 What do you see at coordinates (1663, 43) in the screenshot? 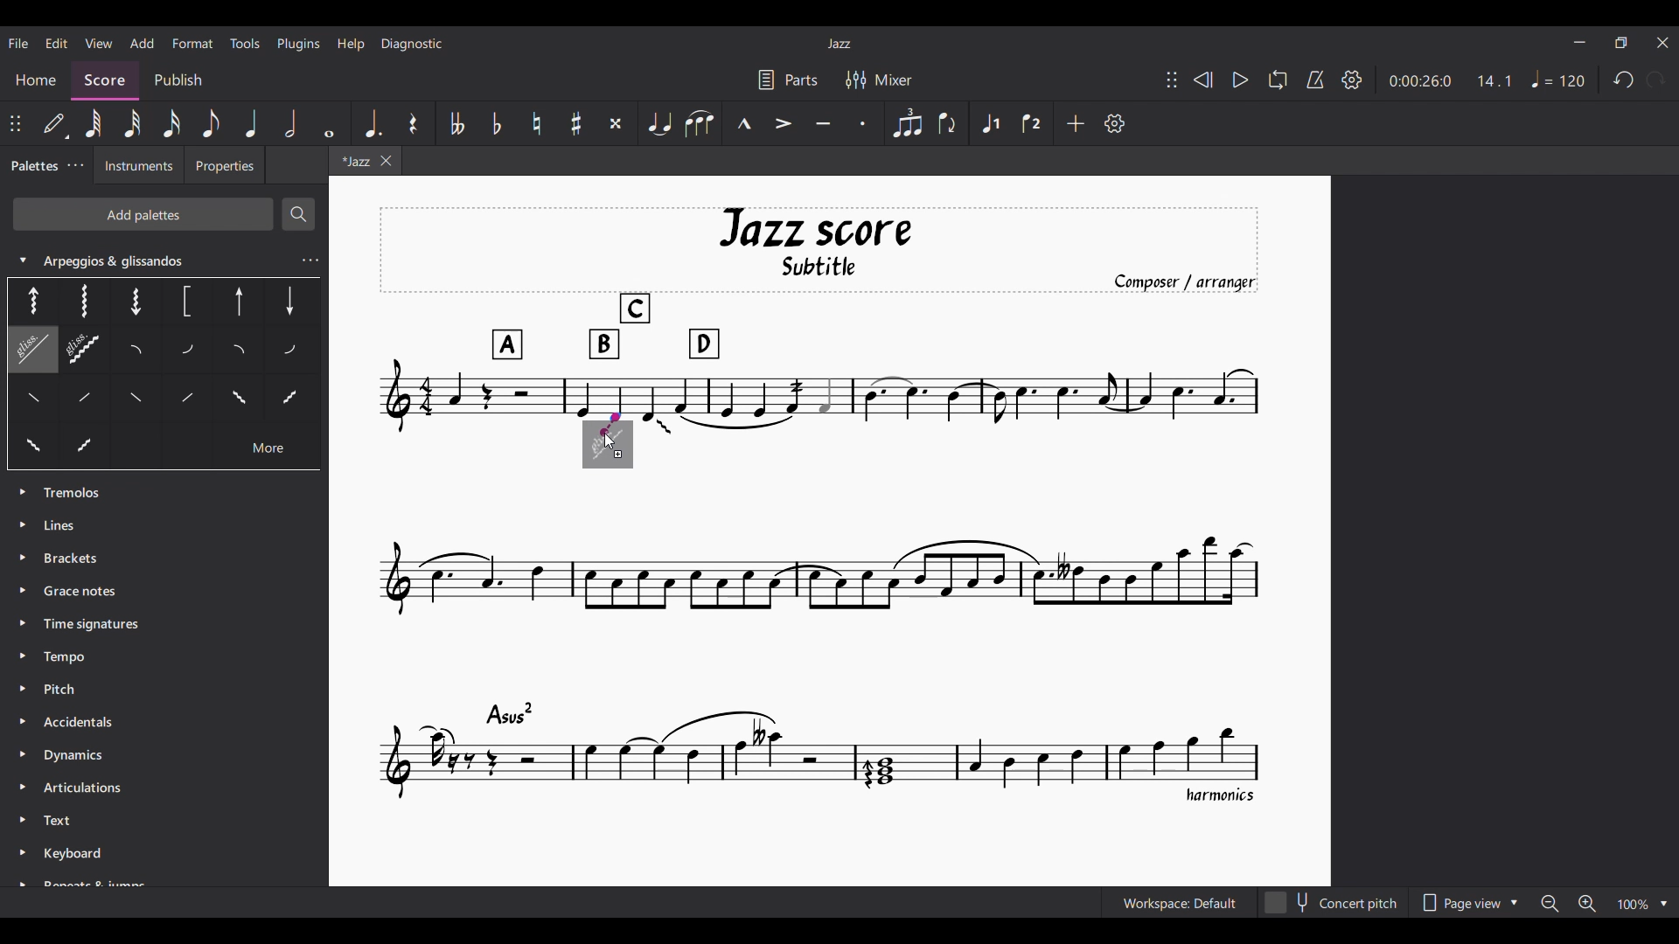
I see `Close interface` at bounding box center [1663, 43].